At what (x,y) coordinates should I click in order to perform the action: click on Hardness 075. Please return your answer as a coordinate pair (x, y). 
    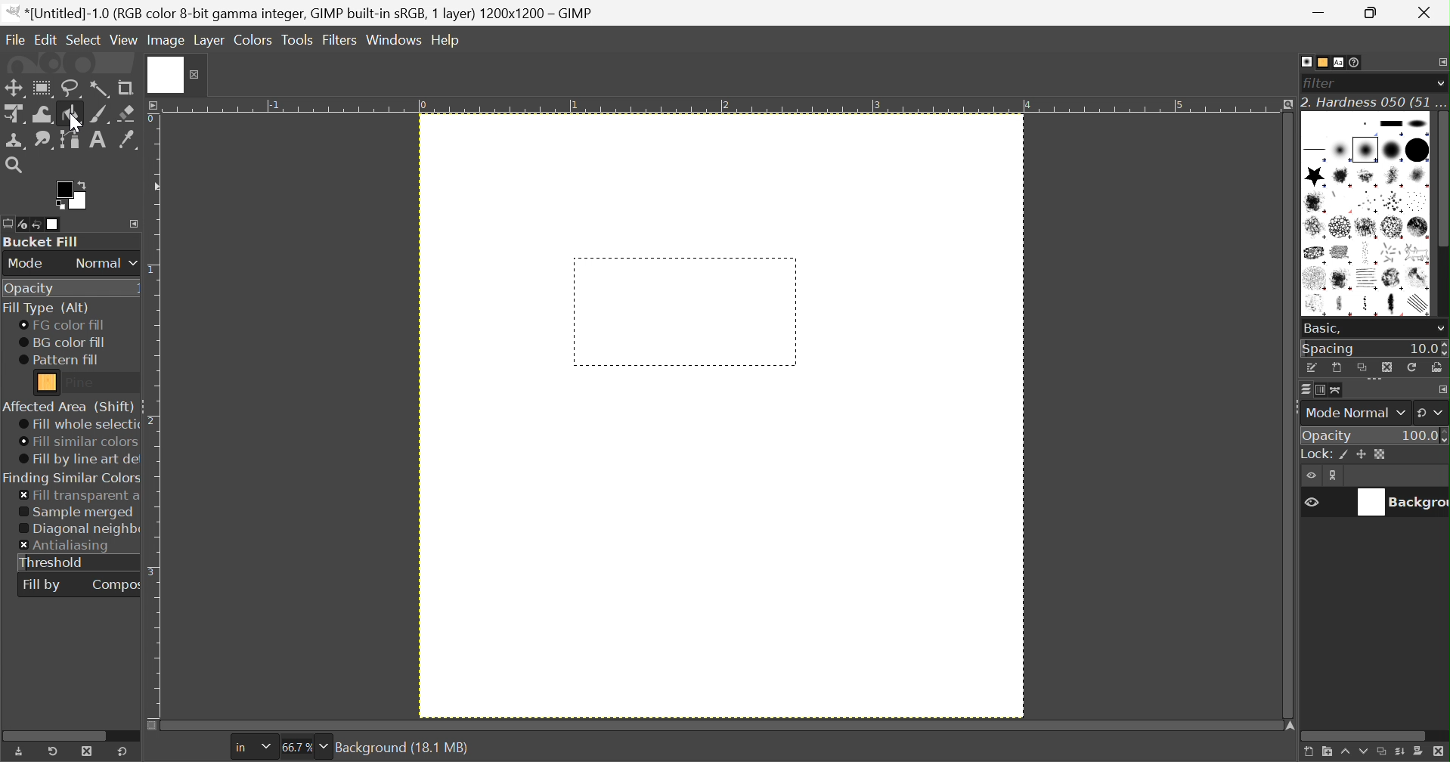
    Looking at the image, I should click on (1417, 150).